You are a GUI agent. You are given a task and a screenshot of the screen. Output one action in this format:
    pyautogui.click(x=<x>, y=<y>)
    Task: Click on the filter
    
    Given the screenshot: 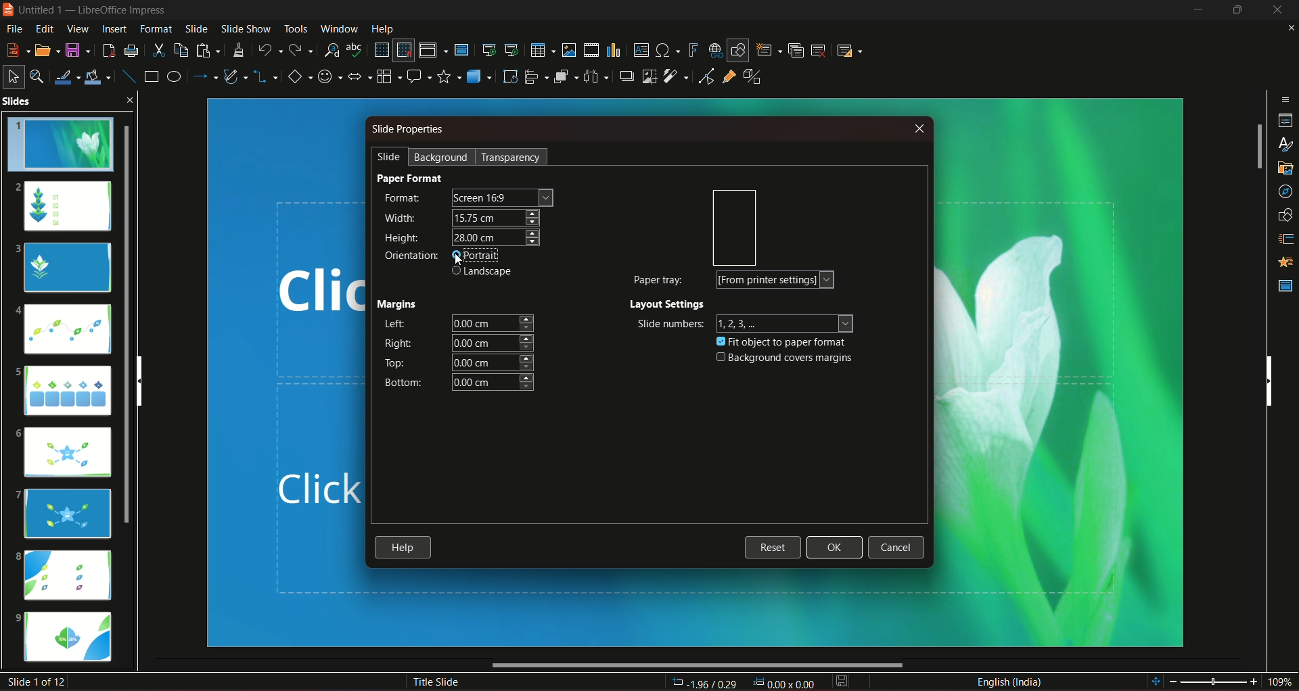 What is the action you would take?
    pyautogui.click(x=675, y=76)
    